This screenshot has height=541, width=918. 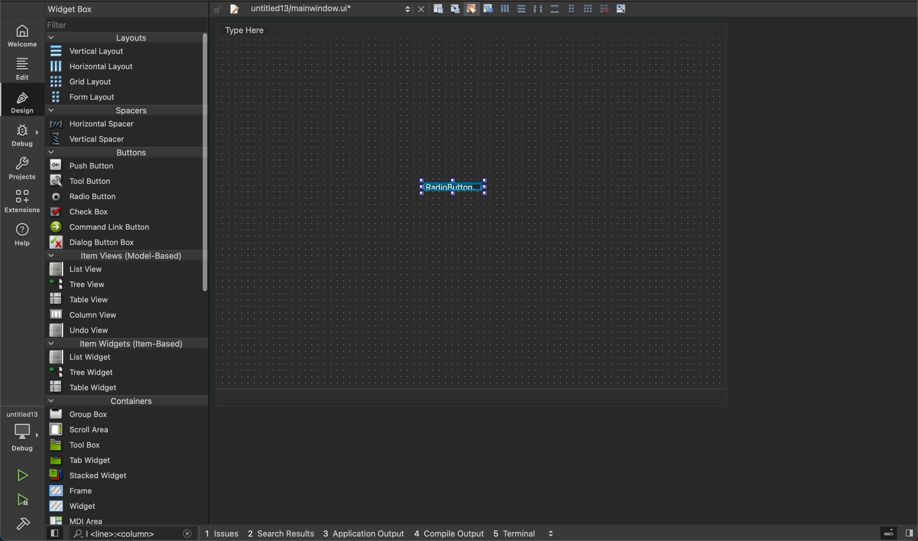 What do you see at coordinates (554, 9) in the screenshot?
I see `` at bounding box center [554, 9].